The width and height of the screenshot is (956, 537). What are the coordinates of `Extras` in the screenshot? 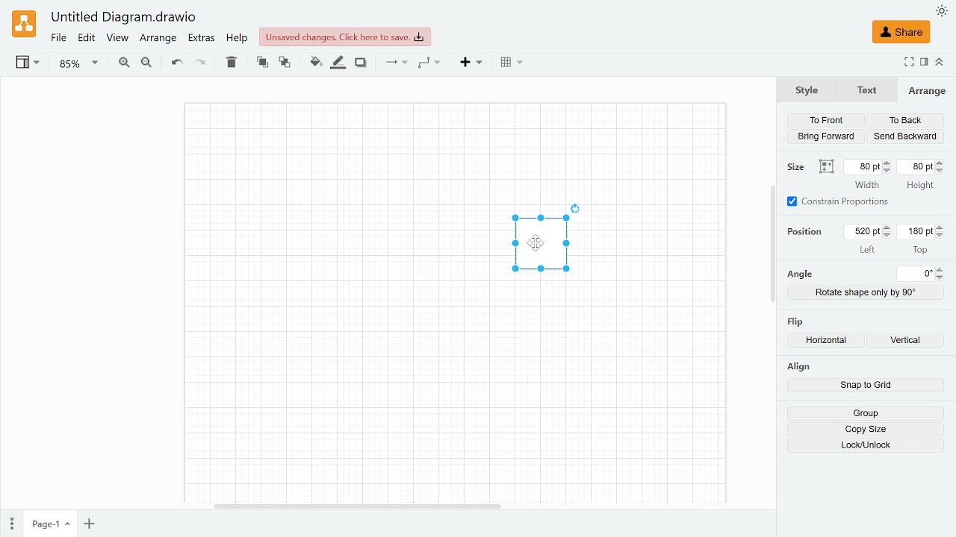 It's located at (202, 39).